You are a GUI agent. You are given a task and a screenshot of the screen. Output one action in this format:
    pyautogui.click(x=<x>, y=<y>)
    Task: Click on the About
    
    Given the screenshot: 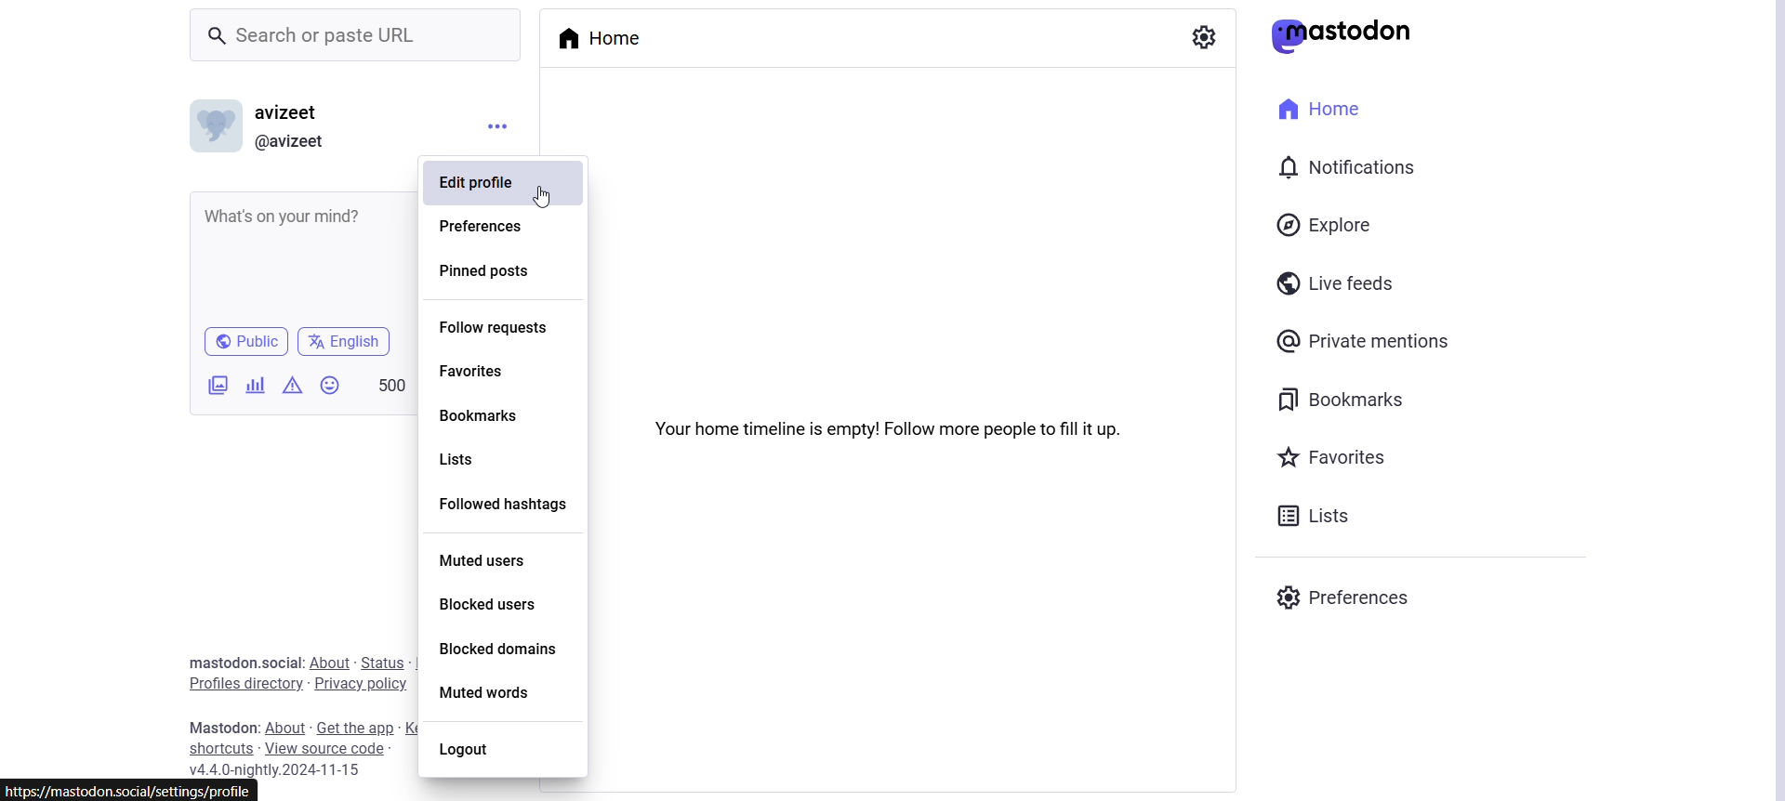 What is the action you would take?
    pyautogui.click(x=333, y=663)
    